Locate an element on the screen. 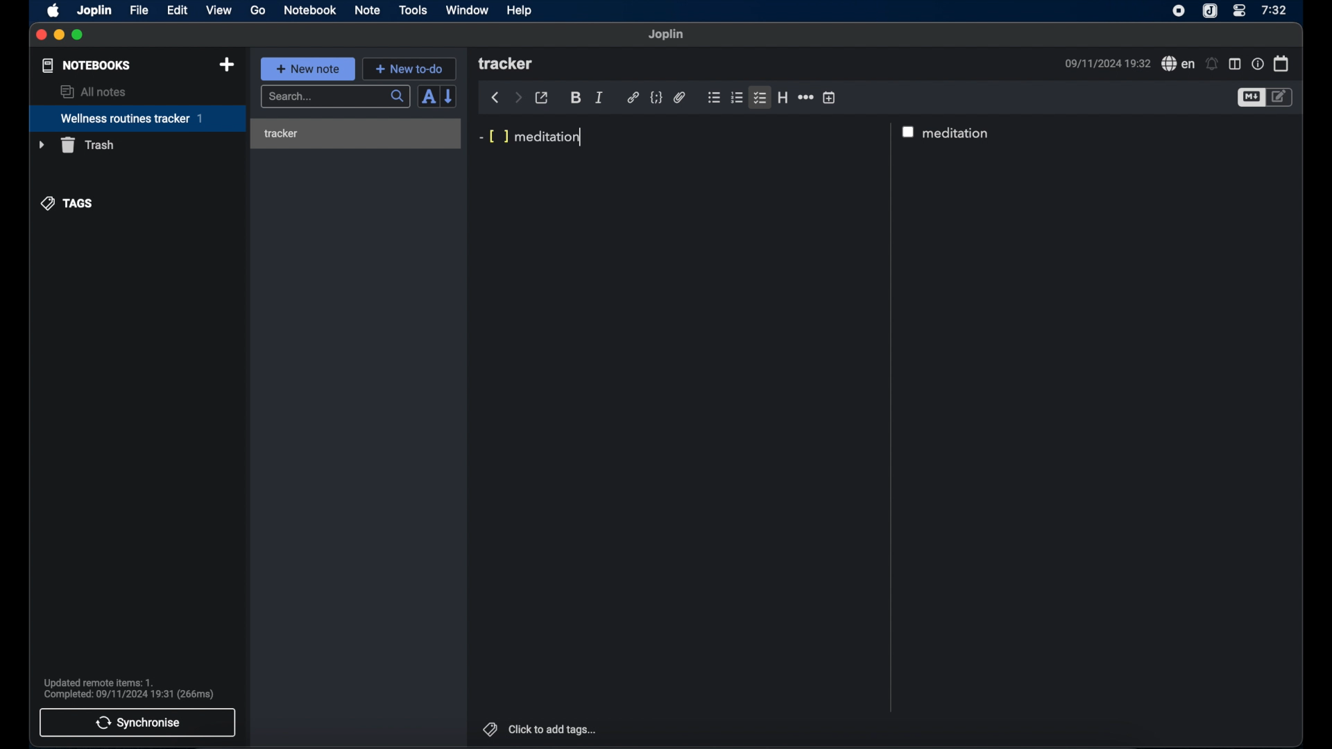  synchronise is located at coordinates (138, 723).